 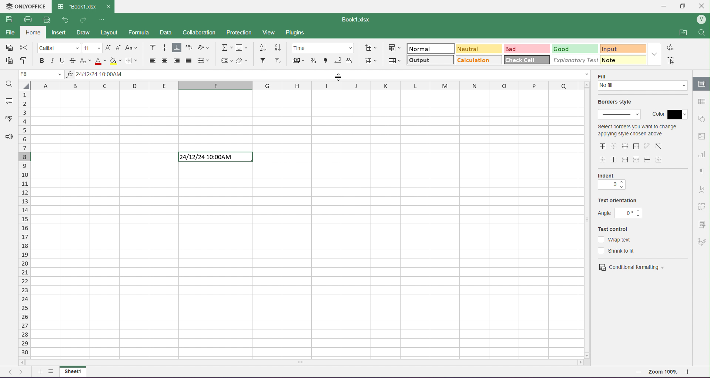 I want to click on Feedback and Support, so click(x=7, y=137).